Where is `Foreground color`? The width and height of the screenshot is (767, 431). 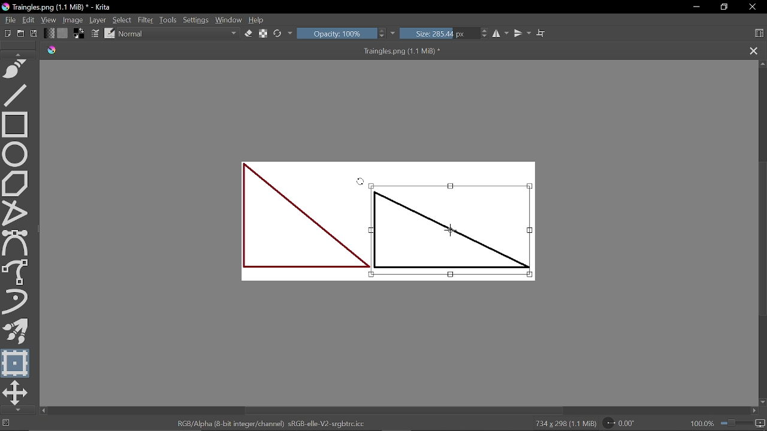 Foreground color is located at coordinates (80, 33).